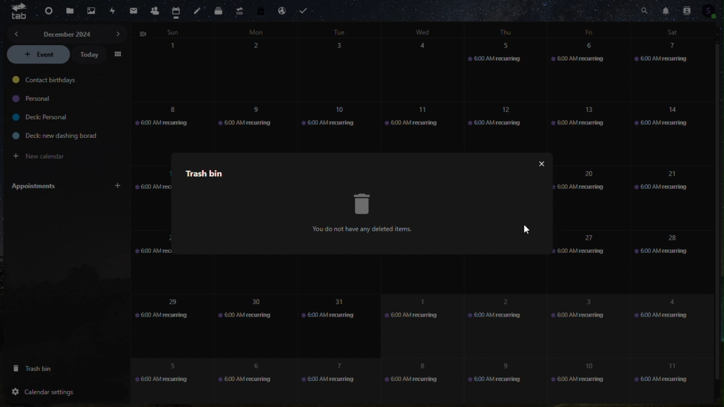 This screenshot has height=407, width=724. What do you see at coordinates (506, 69) in the screenshot?
I see `5` at bounding box center [506, 69].